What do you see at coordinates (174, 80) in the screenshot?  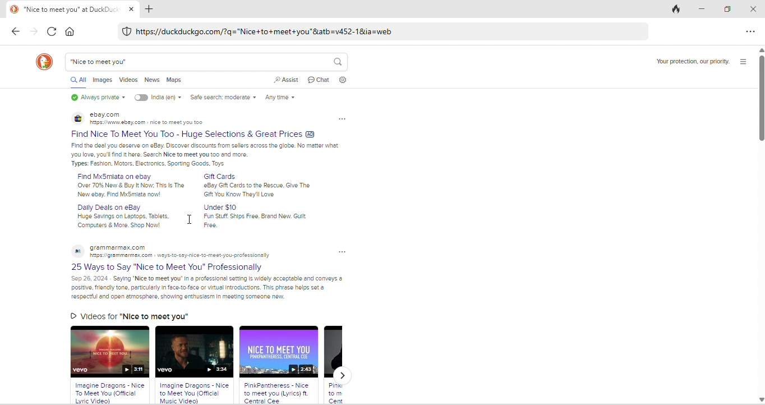 I see `maps` at bounding box center [174, 80].